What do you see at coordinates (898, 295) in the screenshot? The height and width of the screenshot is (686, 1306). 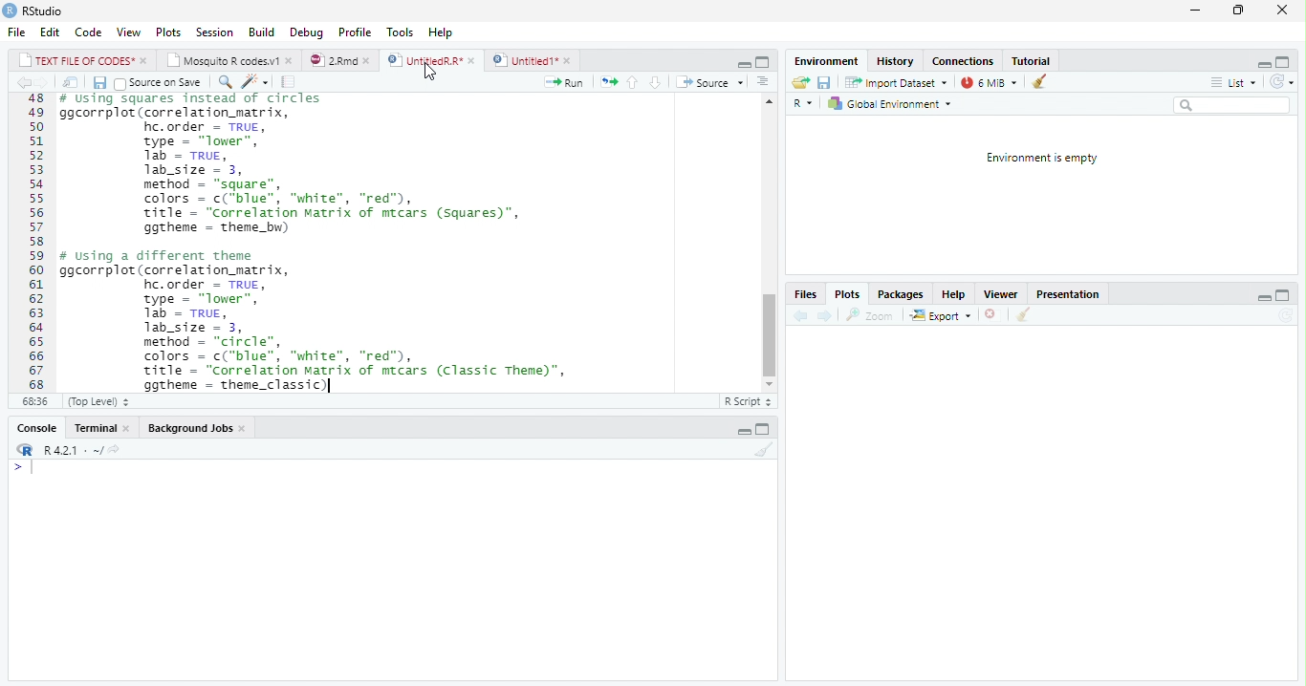 I see `Packages` at bounding box center [898, 295].